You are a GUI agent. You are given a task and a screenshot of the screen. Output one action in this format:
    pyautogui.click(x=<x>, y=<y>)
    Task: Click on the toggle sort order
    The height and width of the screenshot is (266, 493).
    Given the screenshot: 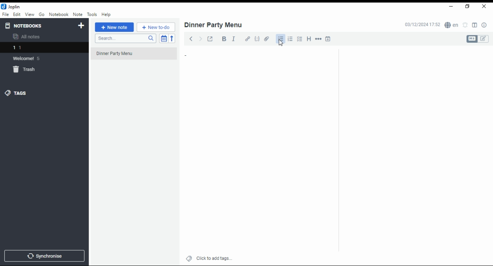 What is the action you would take?
    pyautogui.click(x=163, y=38)
    